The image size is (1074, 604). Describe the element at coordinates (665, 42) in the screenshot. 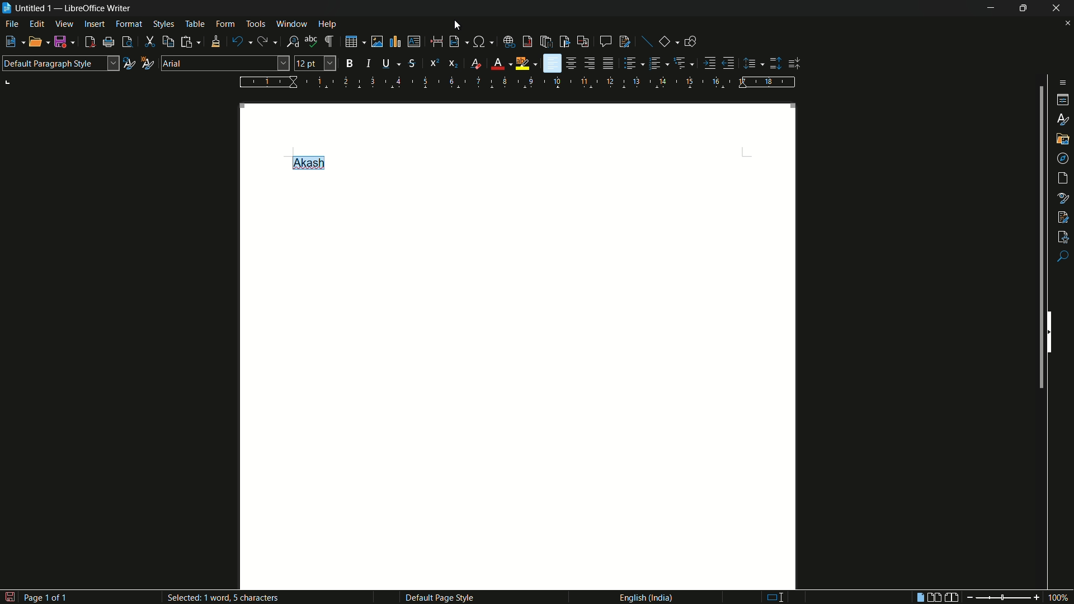

I see `basic shapes` at that location.